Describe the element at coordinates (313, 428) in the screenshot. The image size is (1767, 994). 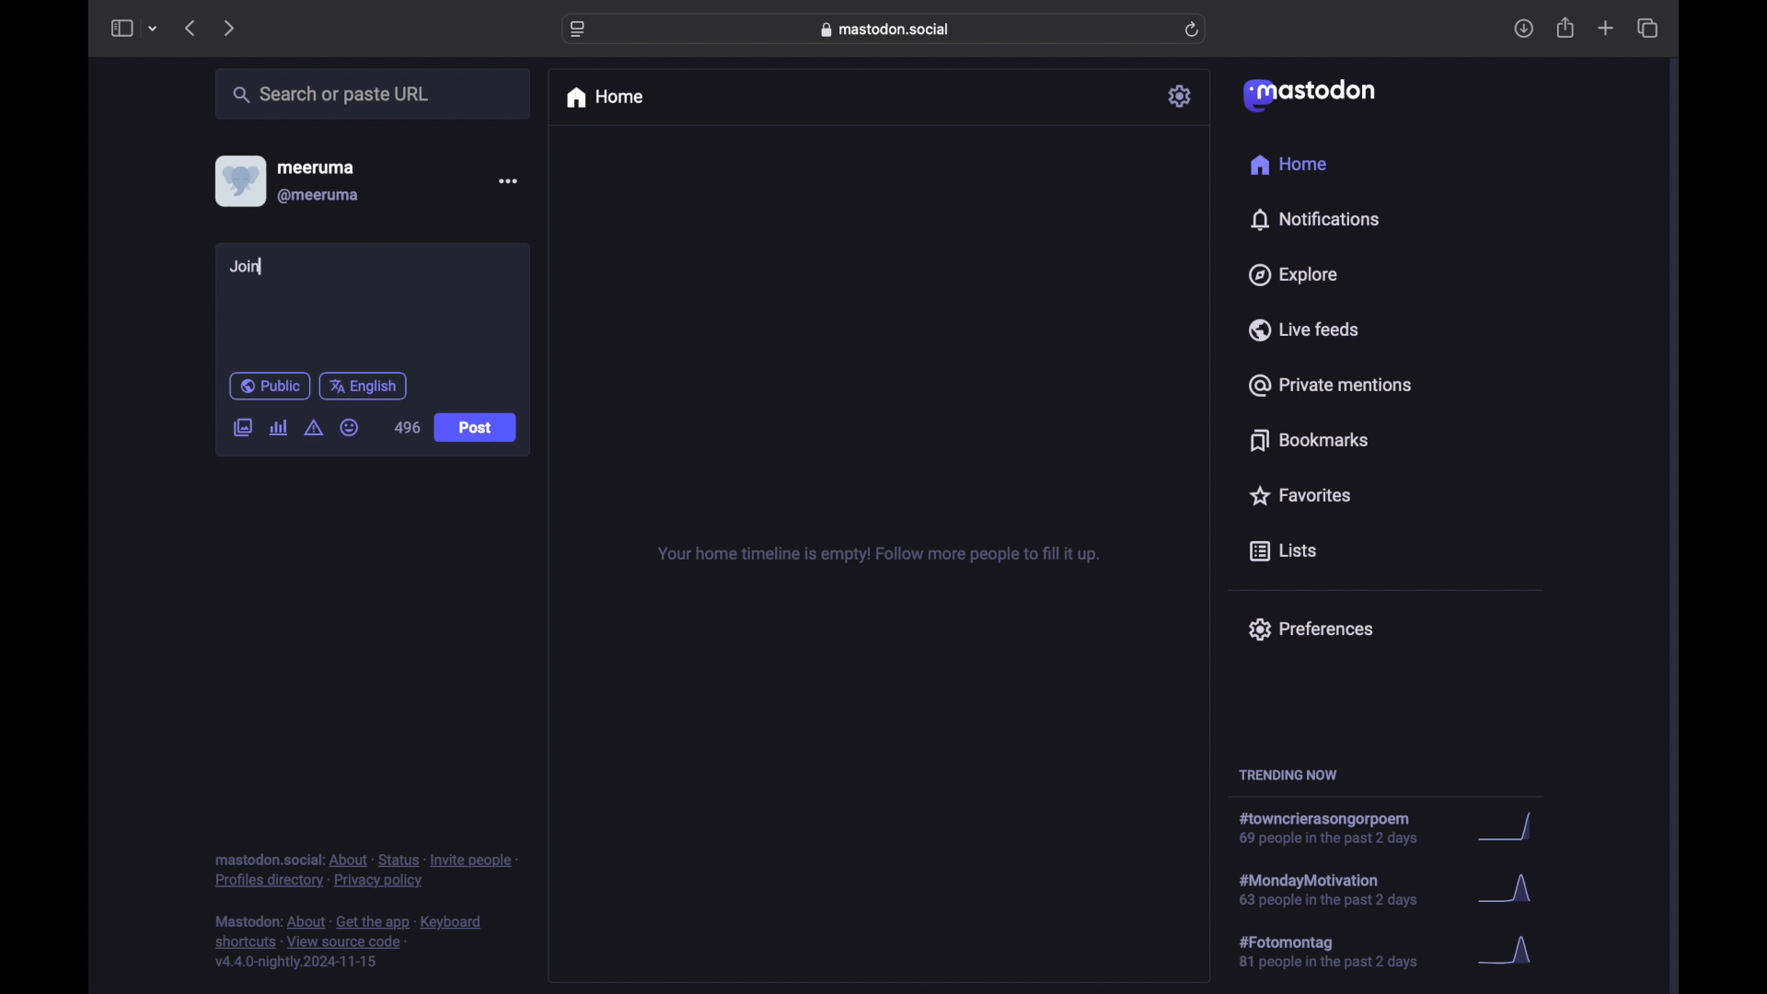
I see `add content warning` at that location.